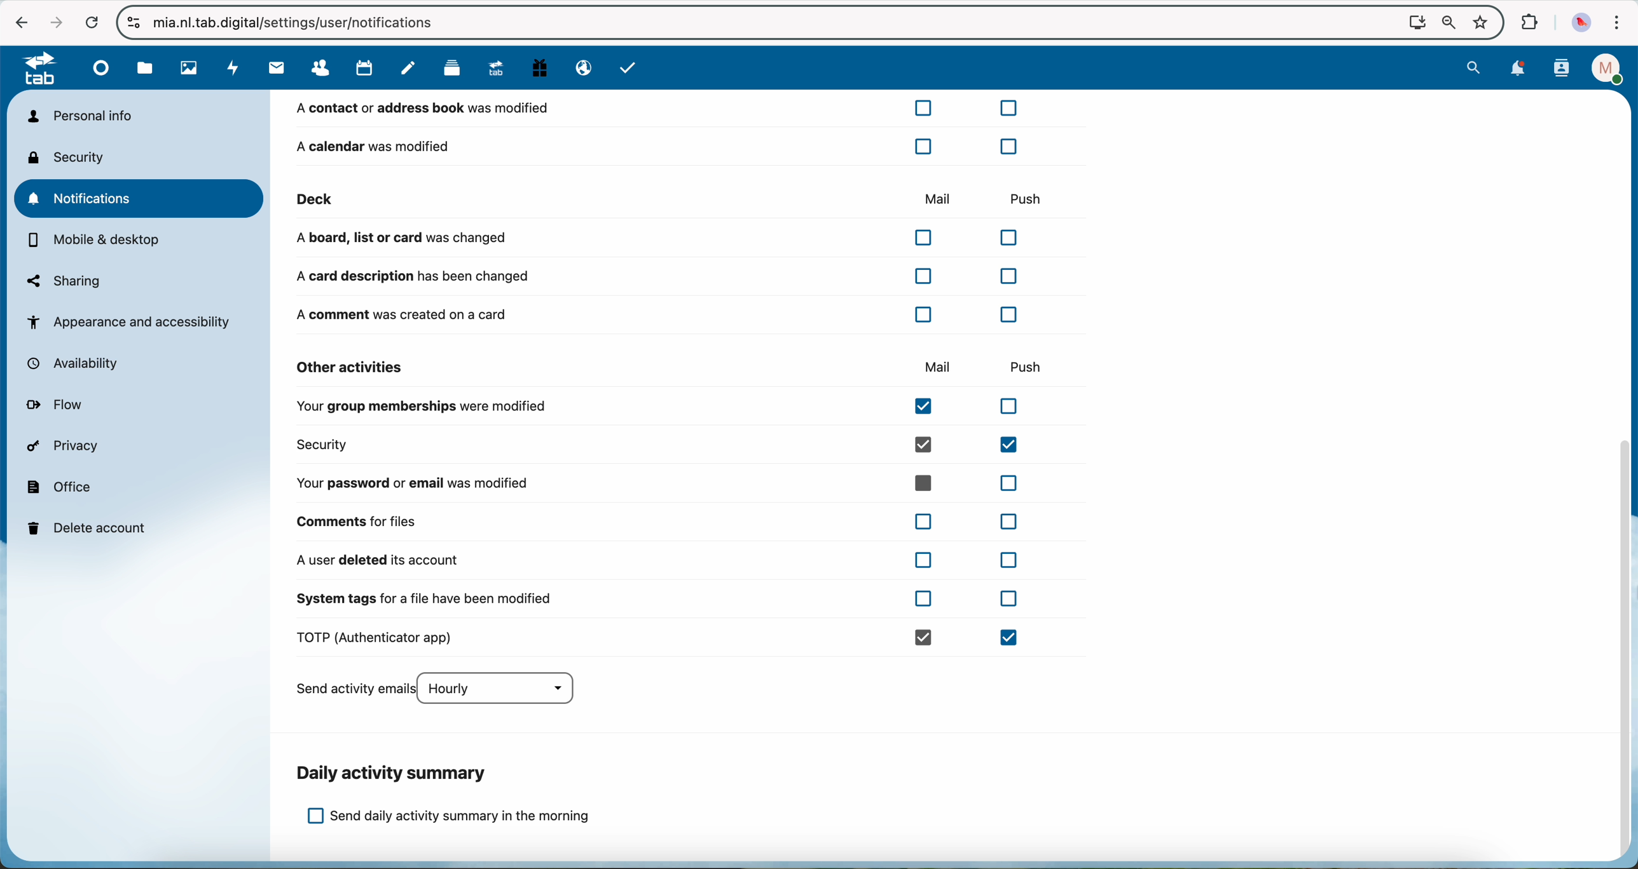 This screenshot has width=1638, height=869. I want to click on mobile and desktop, so click(96, 241).